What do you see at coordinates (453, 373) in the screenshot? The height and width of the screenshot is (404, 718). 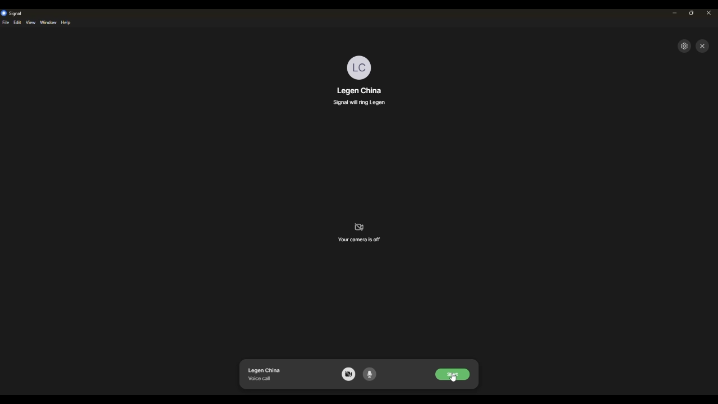 I see `start` at bounding box center [453, 373].